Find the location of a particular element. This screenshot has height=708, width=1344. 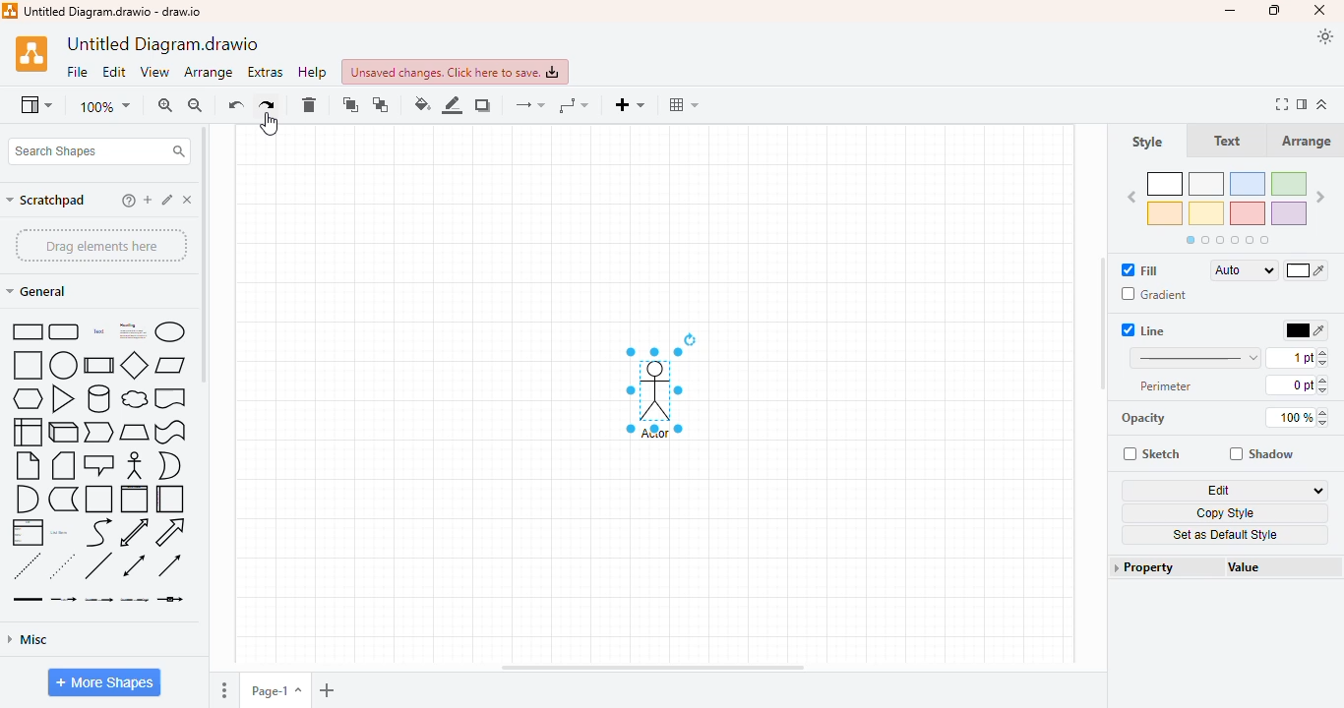

insert is located at coordinates (629, 104).